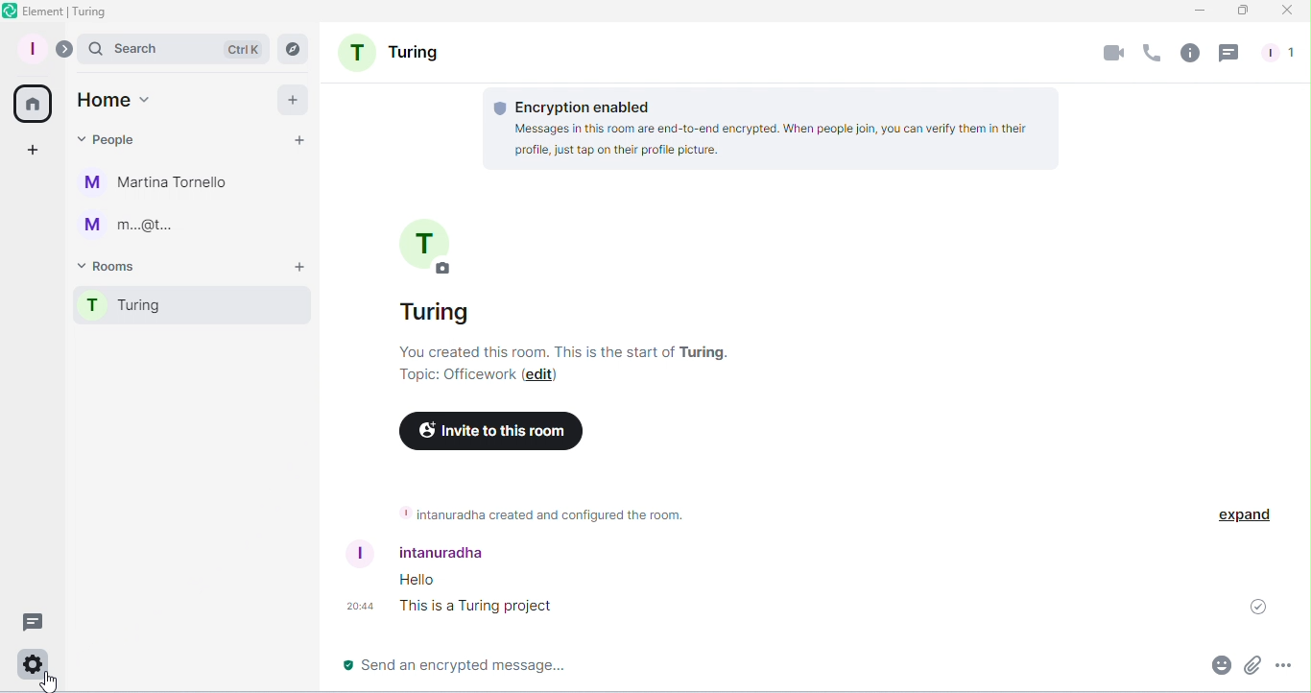  I want to click on Threads, so click(29, 619).